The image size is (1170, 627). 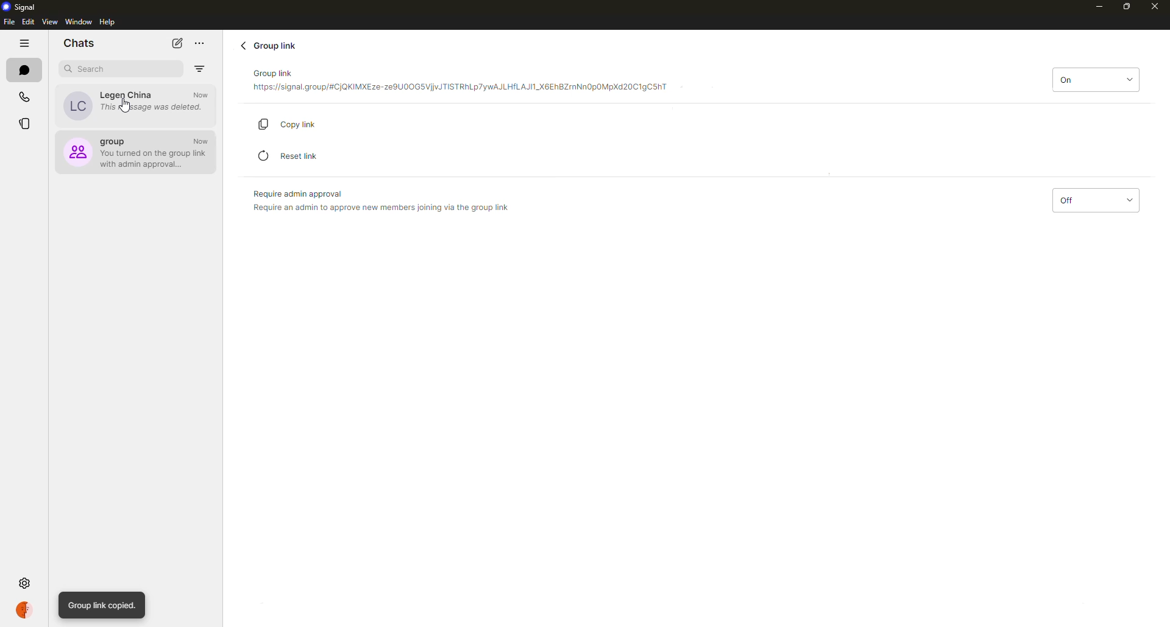 I want to click on close, so click(x=1154, y=7).